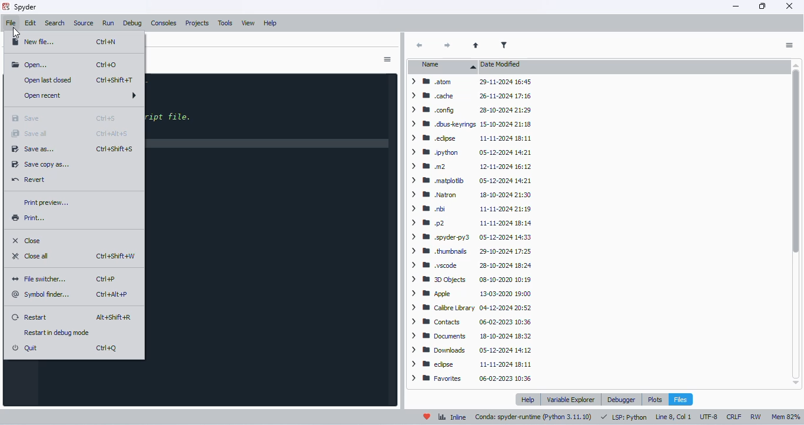  Describe the element at coordinates (29, 65) in the screenshot. I see `open` at that location.